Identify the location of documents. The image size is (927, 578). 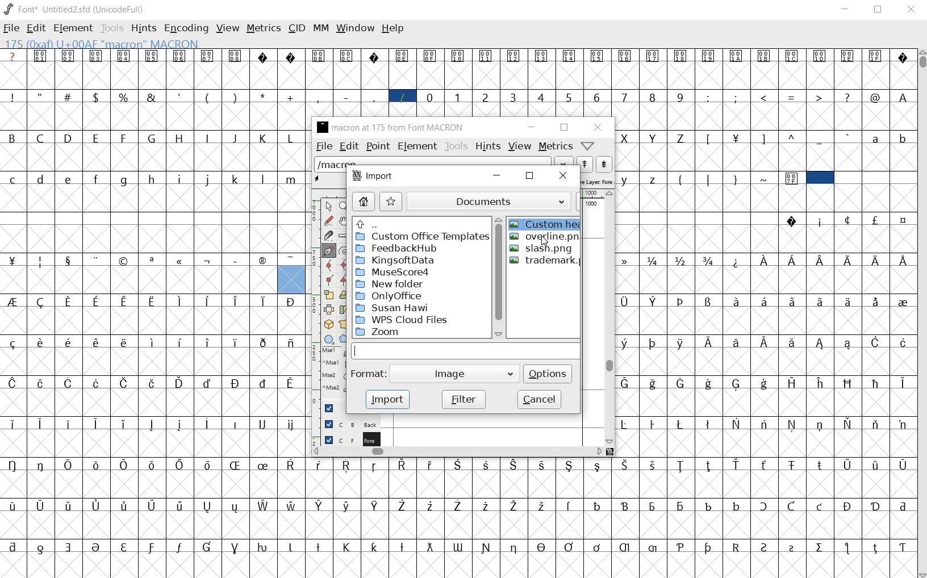
(481, 202).